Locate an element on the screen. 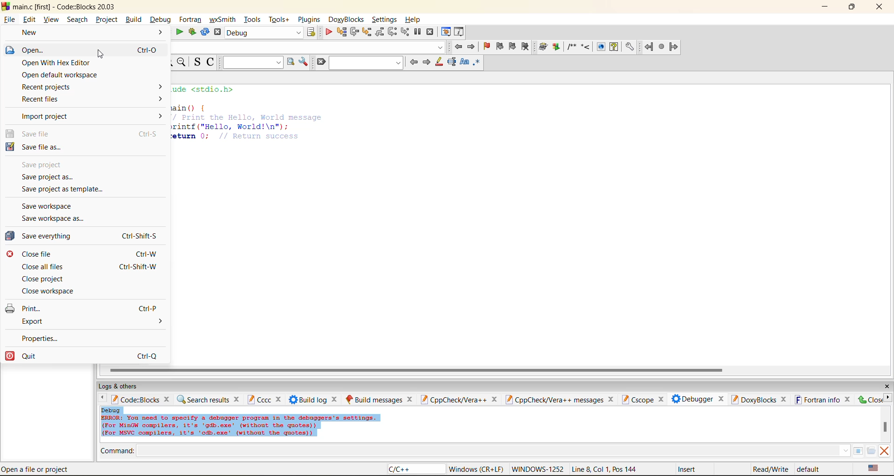 The height and width of the screenshot is (476, 894). print icon is located at coordinates (10, 308).